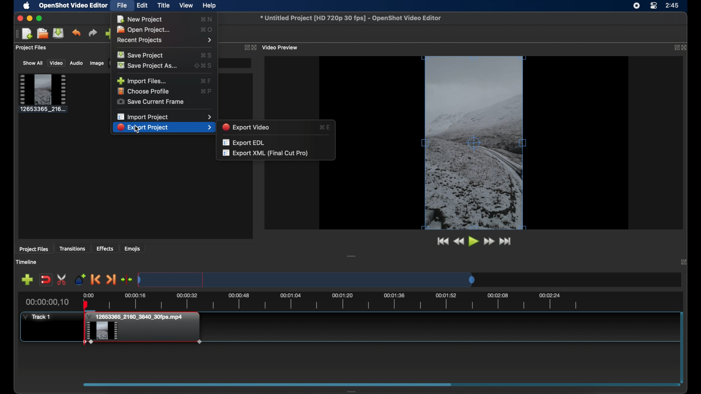  What do you see at coordinates (245, 142) in the screenshot?
I see `export edl` at bounding box center [245, 142].